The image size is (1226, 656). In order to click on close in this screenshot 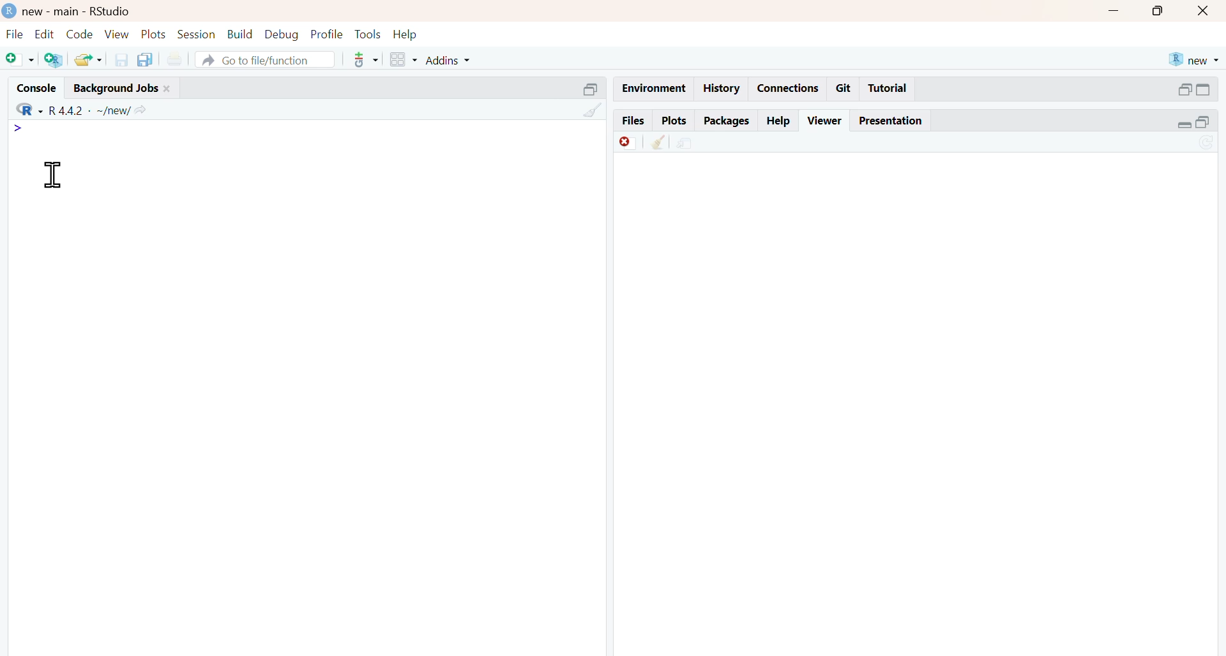, I will do `click(1203, 10)`.